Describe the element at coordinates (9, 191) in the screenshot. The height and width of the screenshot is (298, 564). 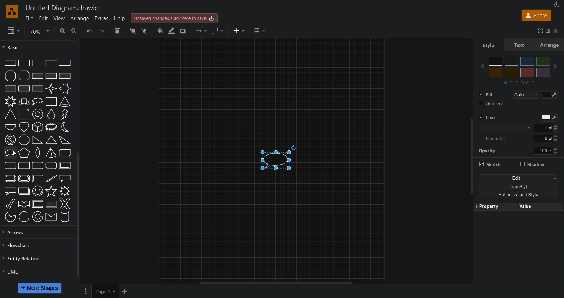
I see `Rounded Rectangular Callout` at that location.